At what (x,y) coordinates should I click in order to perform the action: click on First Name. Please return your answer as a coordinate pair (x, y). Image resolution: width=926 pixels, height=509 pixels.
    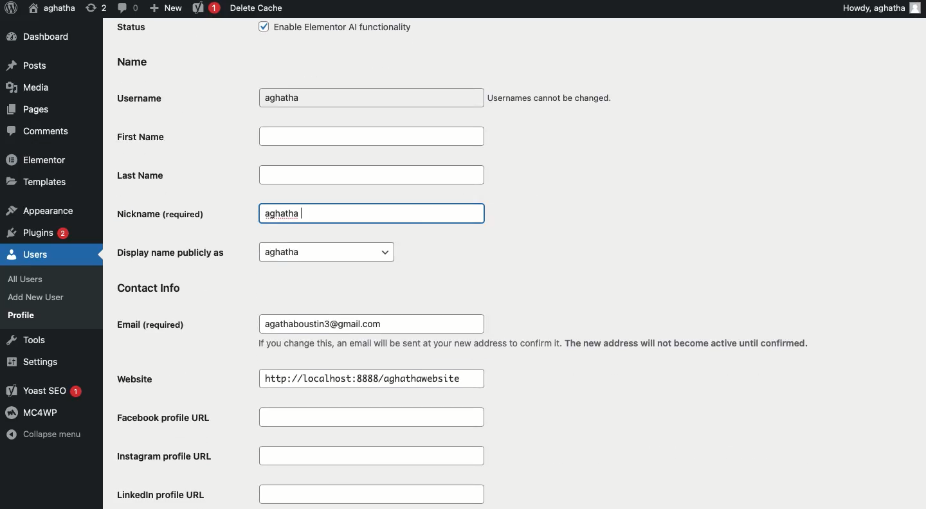
    Looking at the image, I should click on (299, 136).